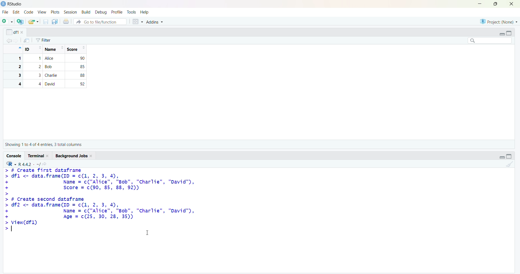 The image size is (520, 274). What do you see at coordinates (47, 58) in the screenshot?
I see `1 1 Alice 90` at bounding box center [47, 58].